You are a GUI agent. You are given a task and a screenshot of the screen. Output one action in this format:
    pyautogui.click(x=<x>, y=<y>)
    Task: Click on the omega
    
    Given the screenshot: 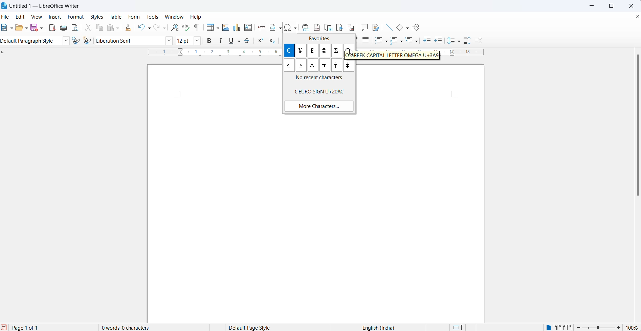 What is the action you would take?
    pyautogui.click(x=348, y=51)
    